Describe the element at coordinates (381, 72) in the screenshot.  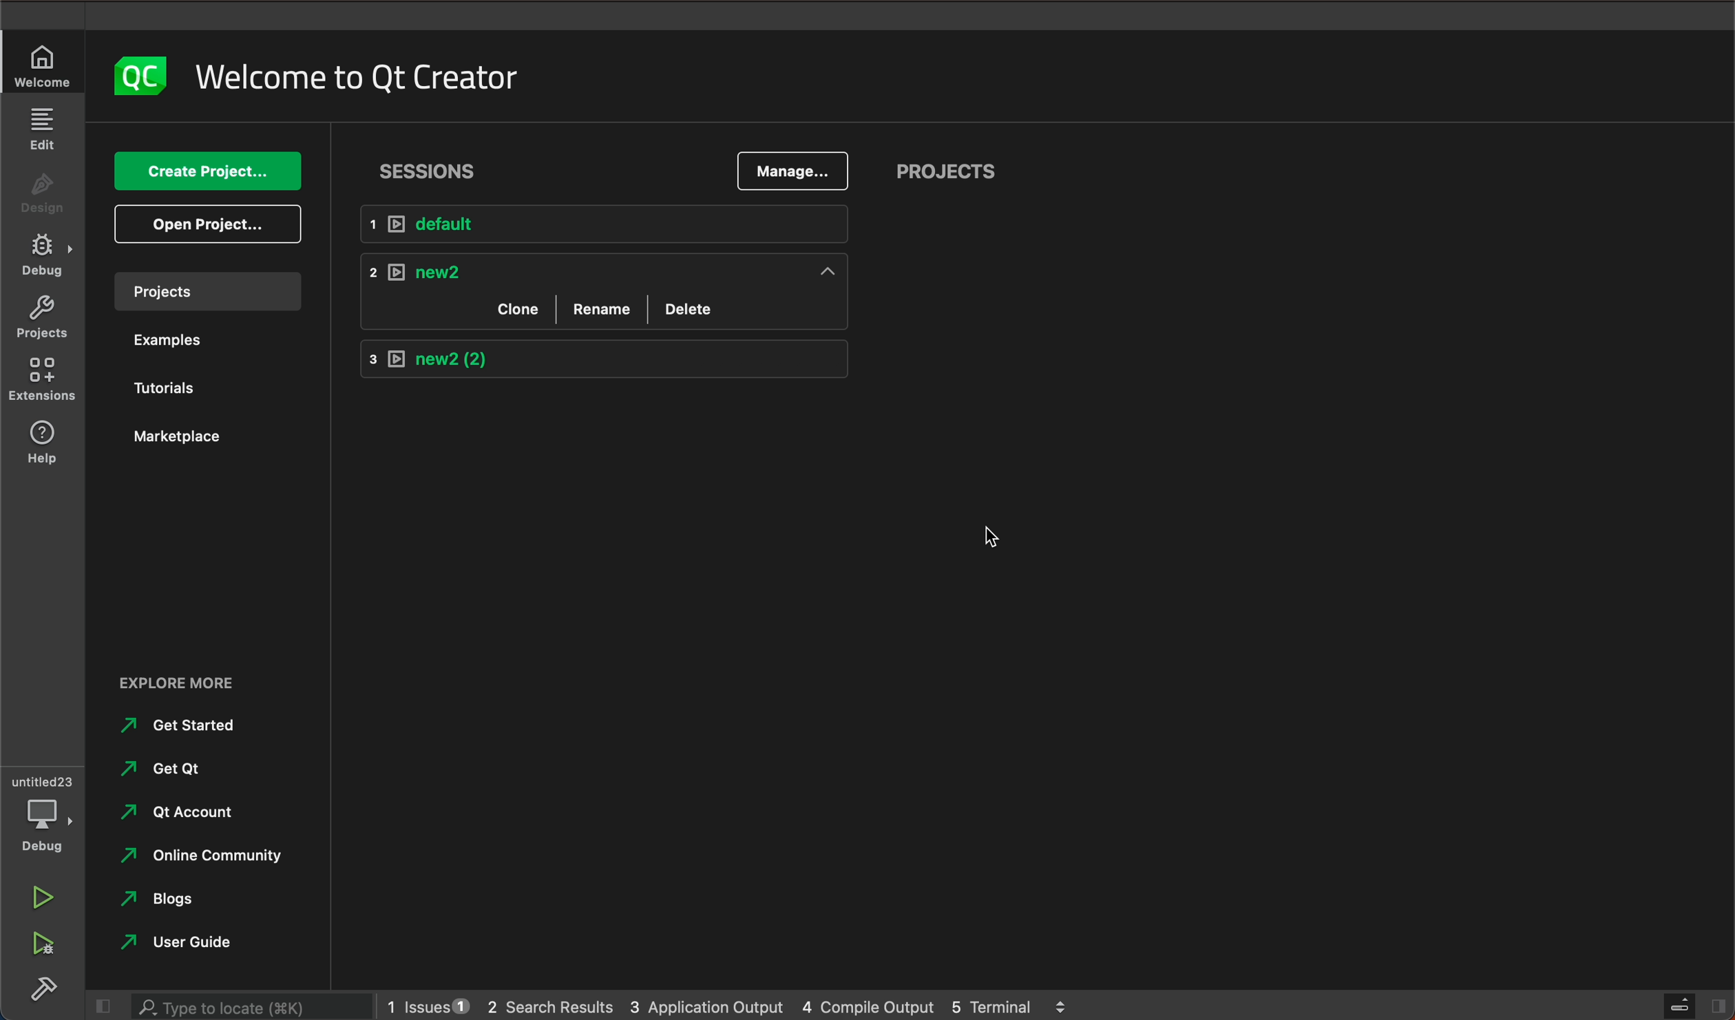
I see `welcome` at that location.